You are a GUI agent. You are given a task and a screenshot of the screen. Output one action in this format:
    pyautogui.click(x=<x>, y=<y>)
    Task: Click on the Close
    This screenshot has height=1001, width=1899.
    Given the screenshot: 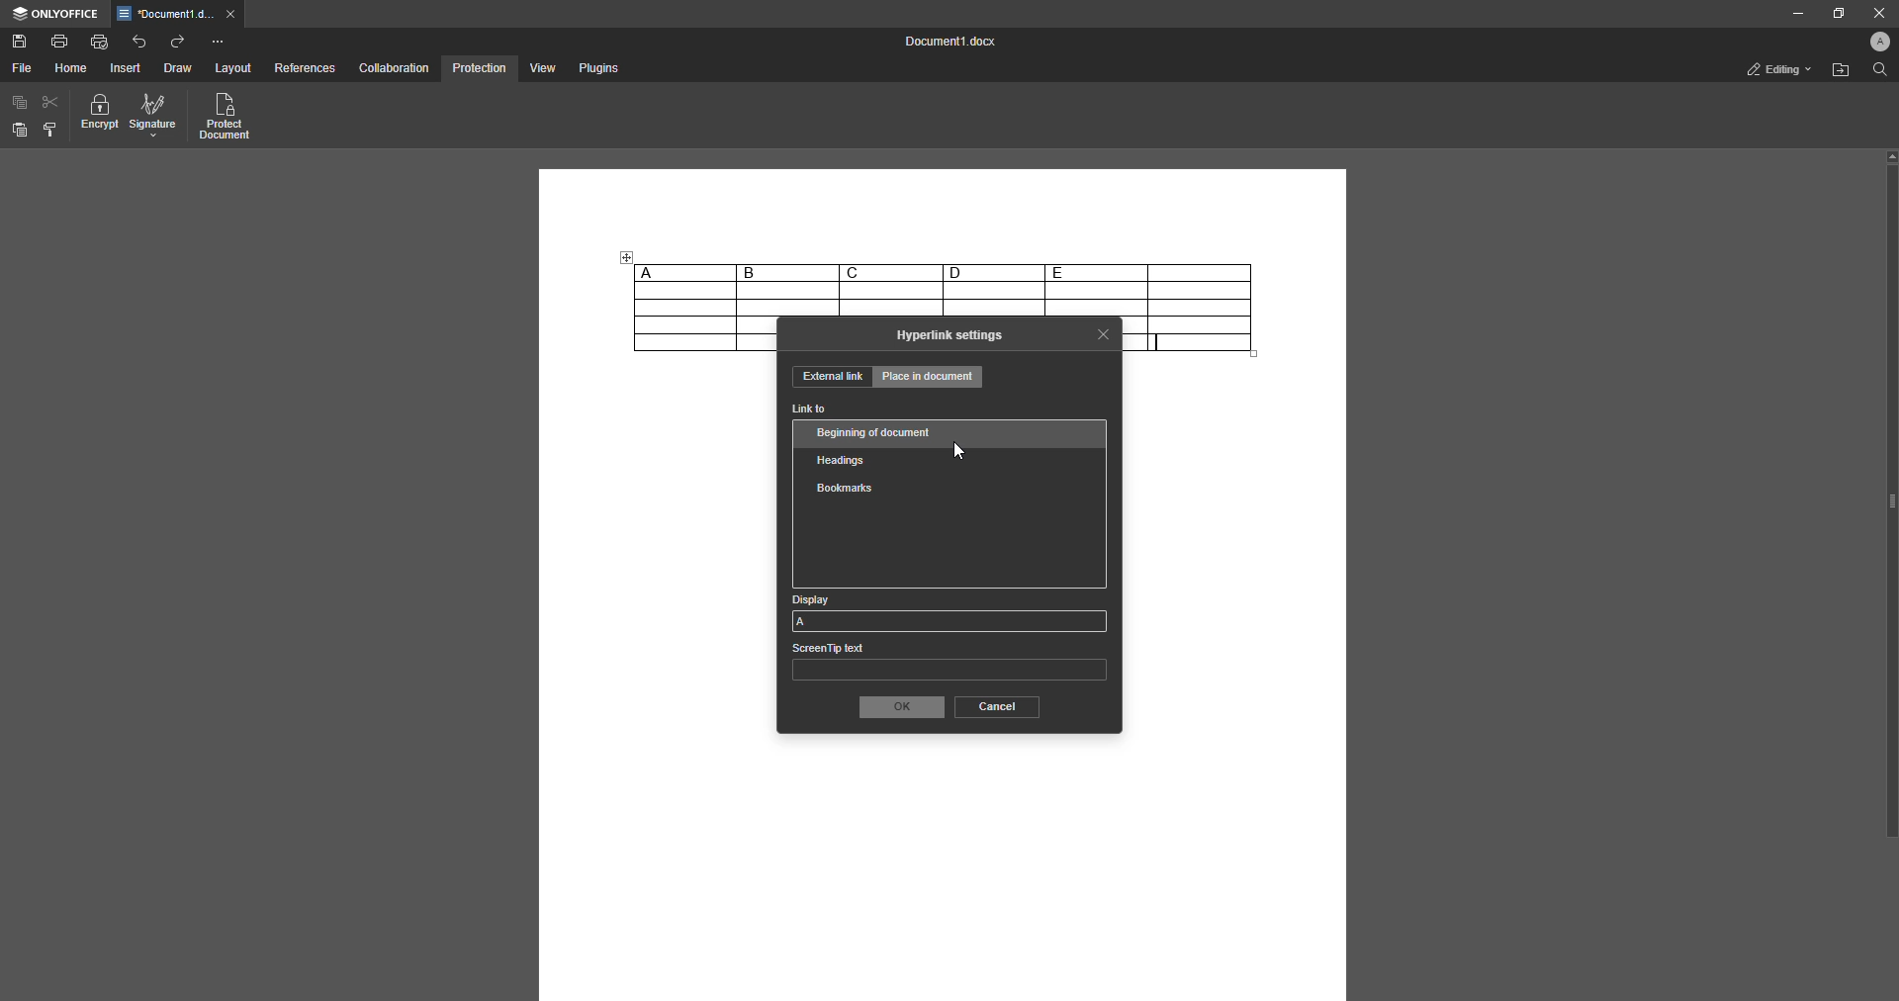 What is the action you would take?
    pyautogui.click(x=1875, y=13)
    